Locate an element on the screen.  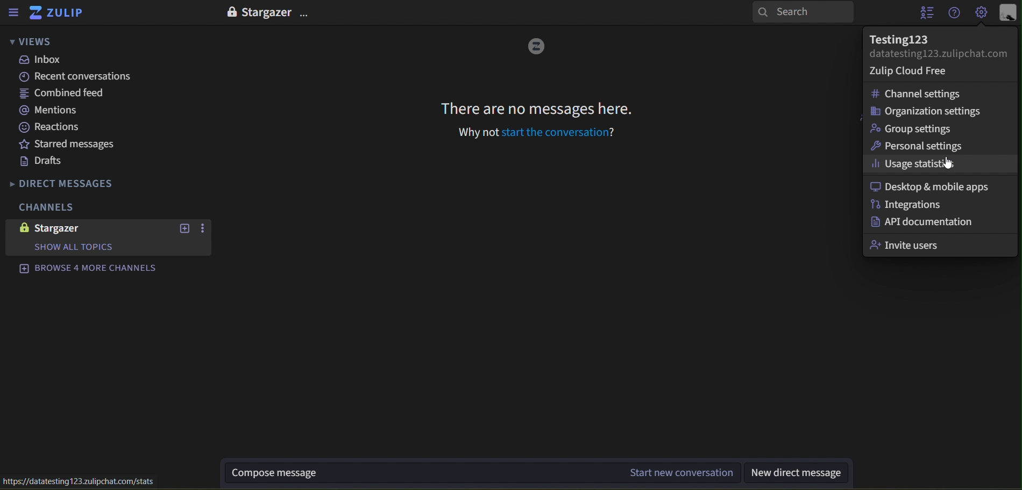
hide user list is located at coordinates (926, 12).